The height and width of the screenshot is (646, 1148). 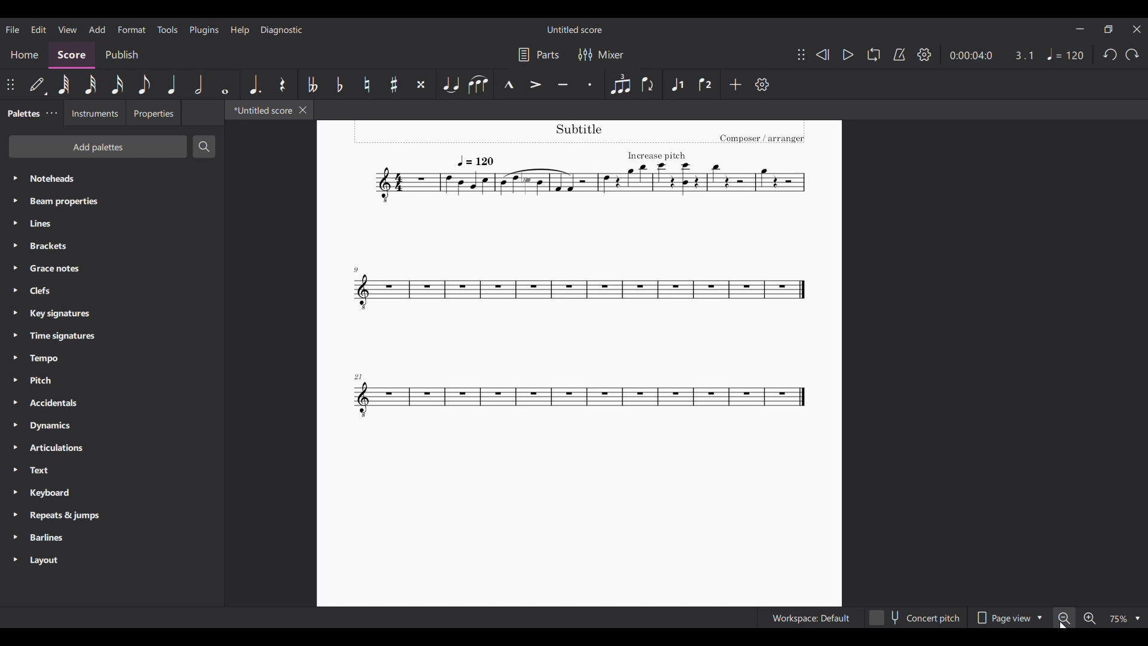 I want to click on Properties, so click(x=154, y=112).